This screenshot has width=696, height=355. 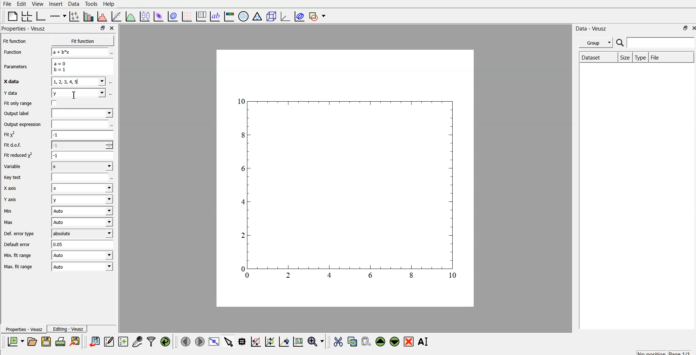 What do you see at coordinates (12, 342) in the screenshot?
I see `new document` at bounding box center [12, 342].